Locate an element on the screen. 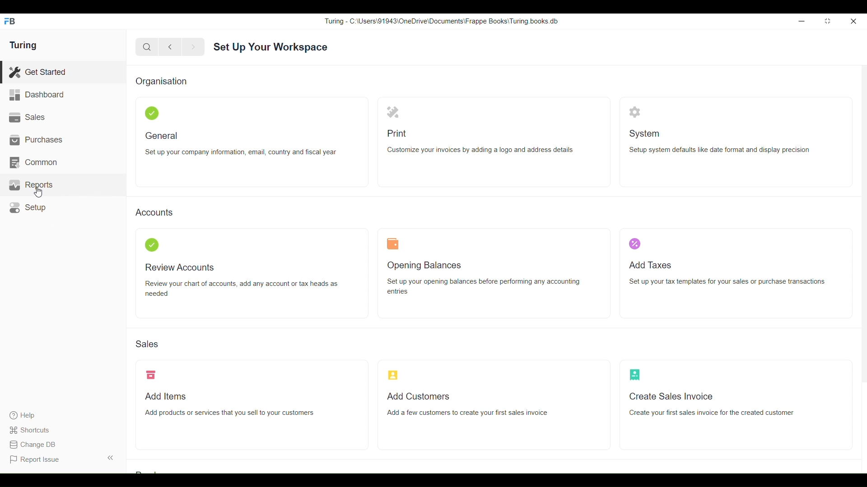 The height and width of the screenshot is (487, 867). Help is located at coordinates (31, 415).